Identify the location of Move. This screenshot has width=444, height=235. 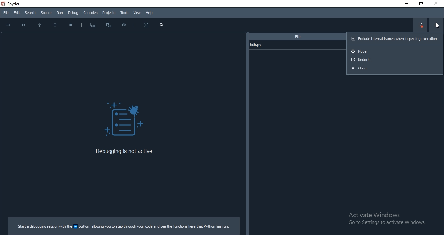
(395, 51).